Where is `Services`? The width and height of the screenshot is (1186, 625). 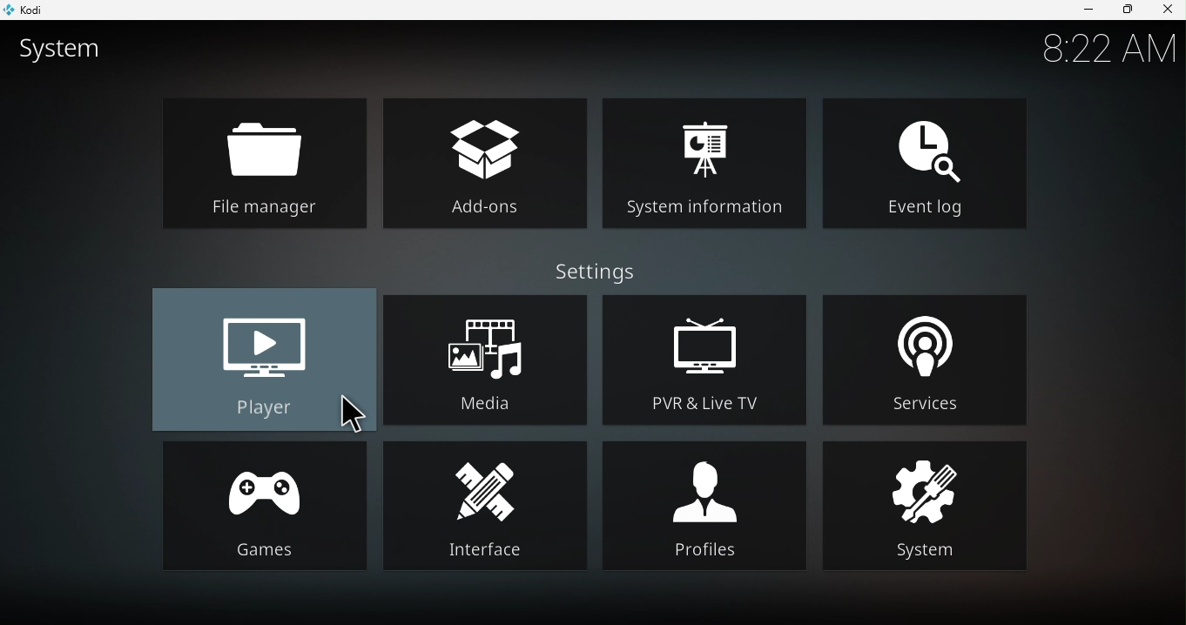
Services is located at coordinates (933, 358).